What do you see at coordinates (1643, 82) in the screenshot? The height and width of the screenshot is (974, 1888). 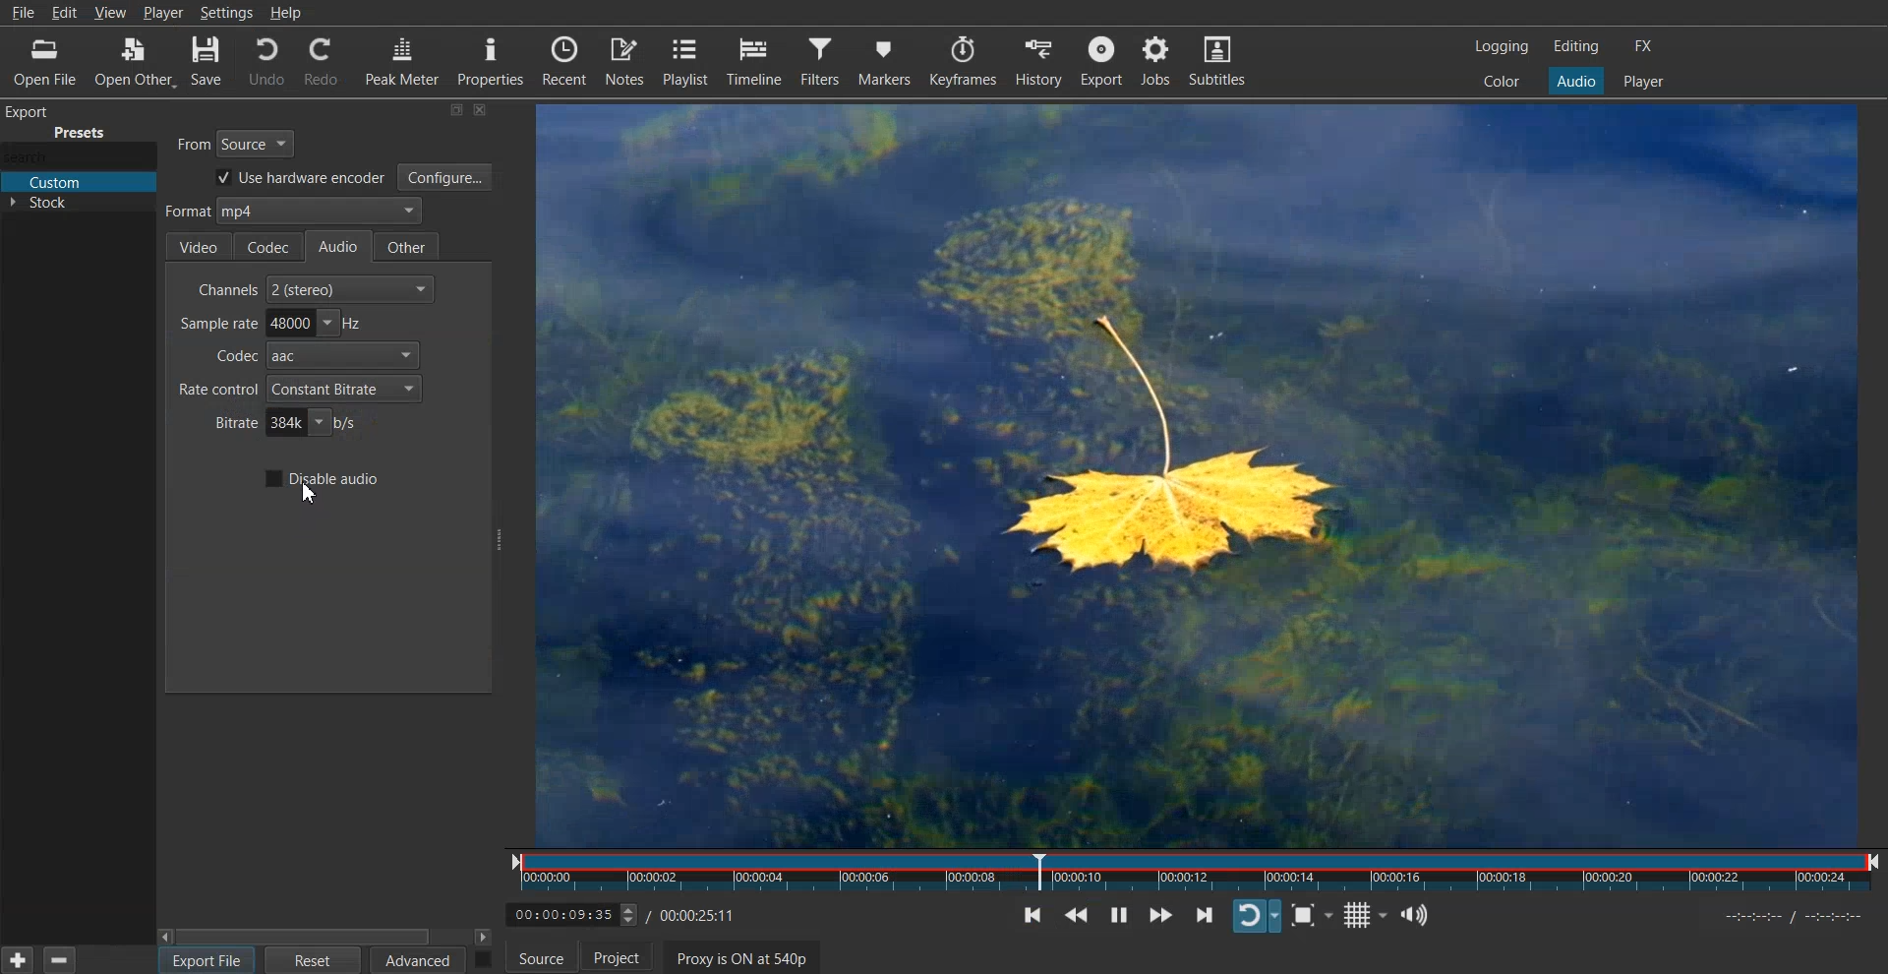 I see `Player` at bounding box center [1643, 82].